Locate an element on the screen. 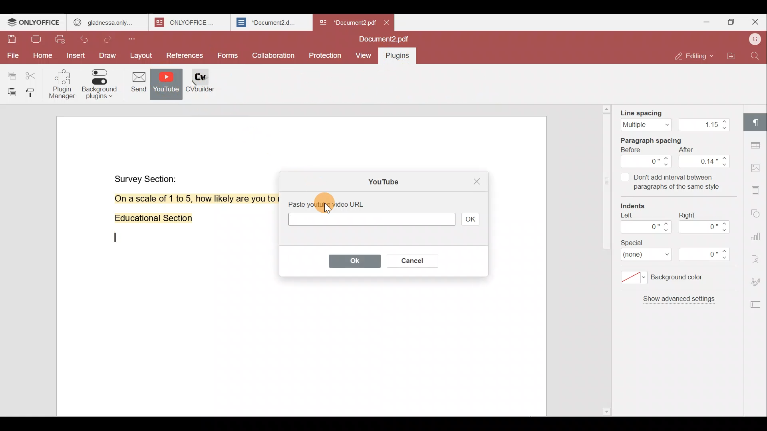 The height and width of the screenshot is (431, 767). CV builder is located at coordinates (205, 86).